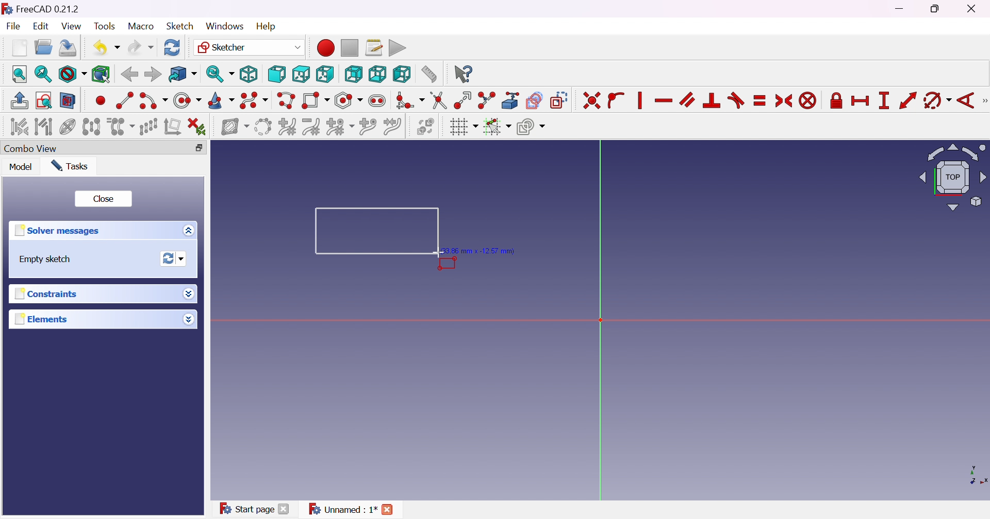 This screenshot has width=990, height=519. What do you see at coordinates (220, 74) in the screenshot?
I see `Sync view` at bounding box center [220, 74].